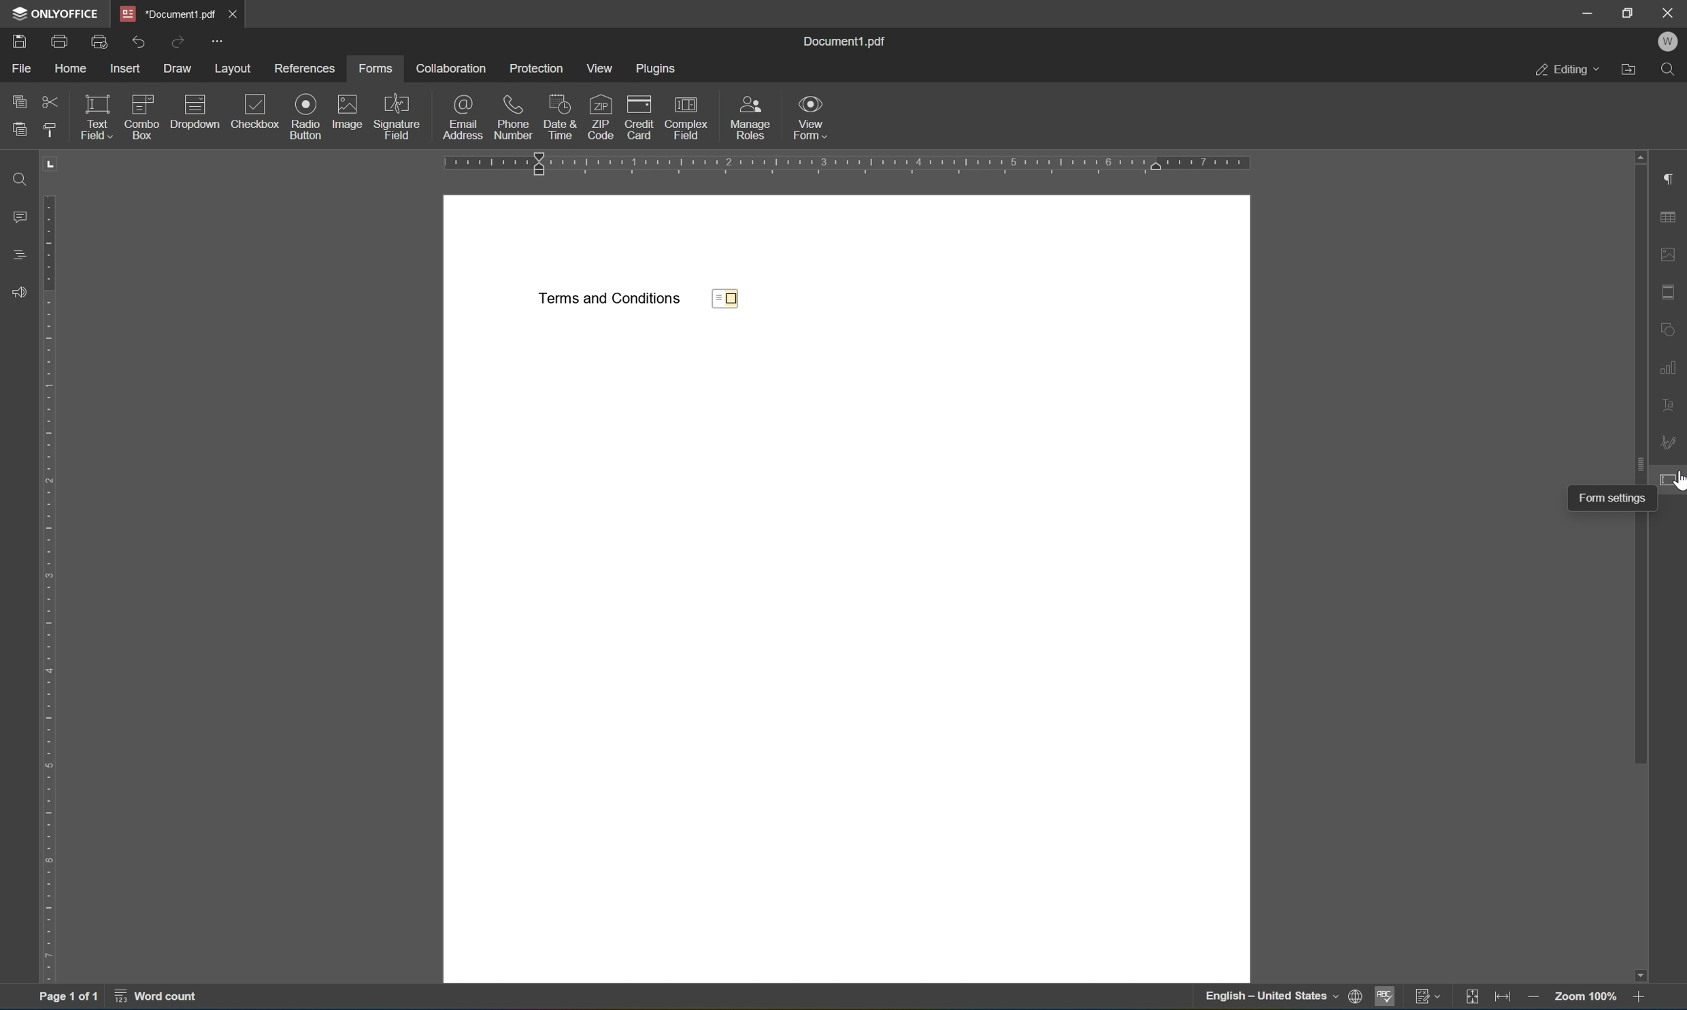 The image size is (1687, 1010). Describe the element at coordinates (729, 299) in the screenshot. I see `checkbox` at that location.